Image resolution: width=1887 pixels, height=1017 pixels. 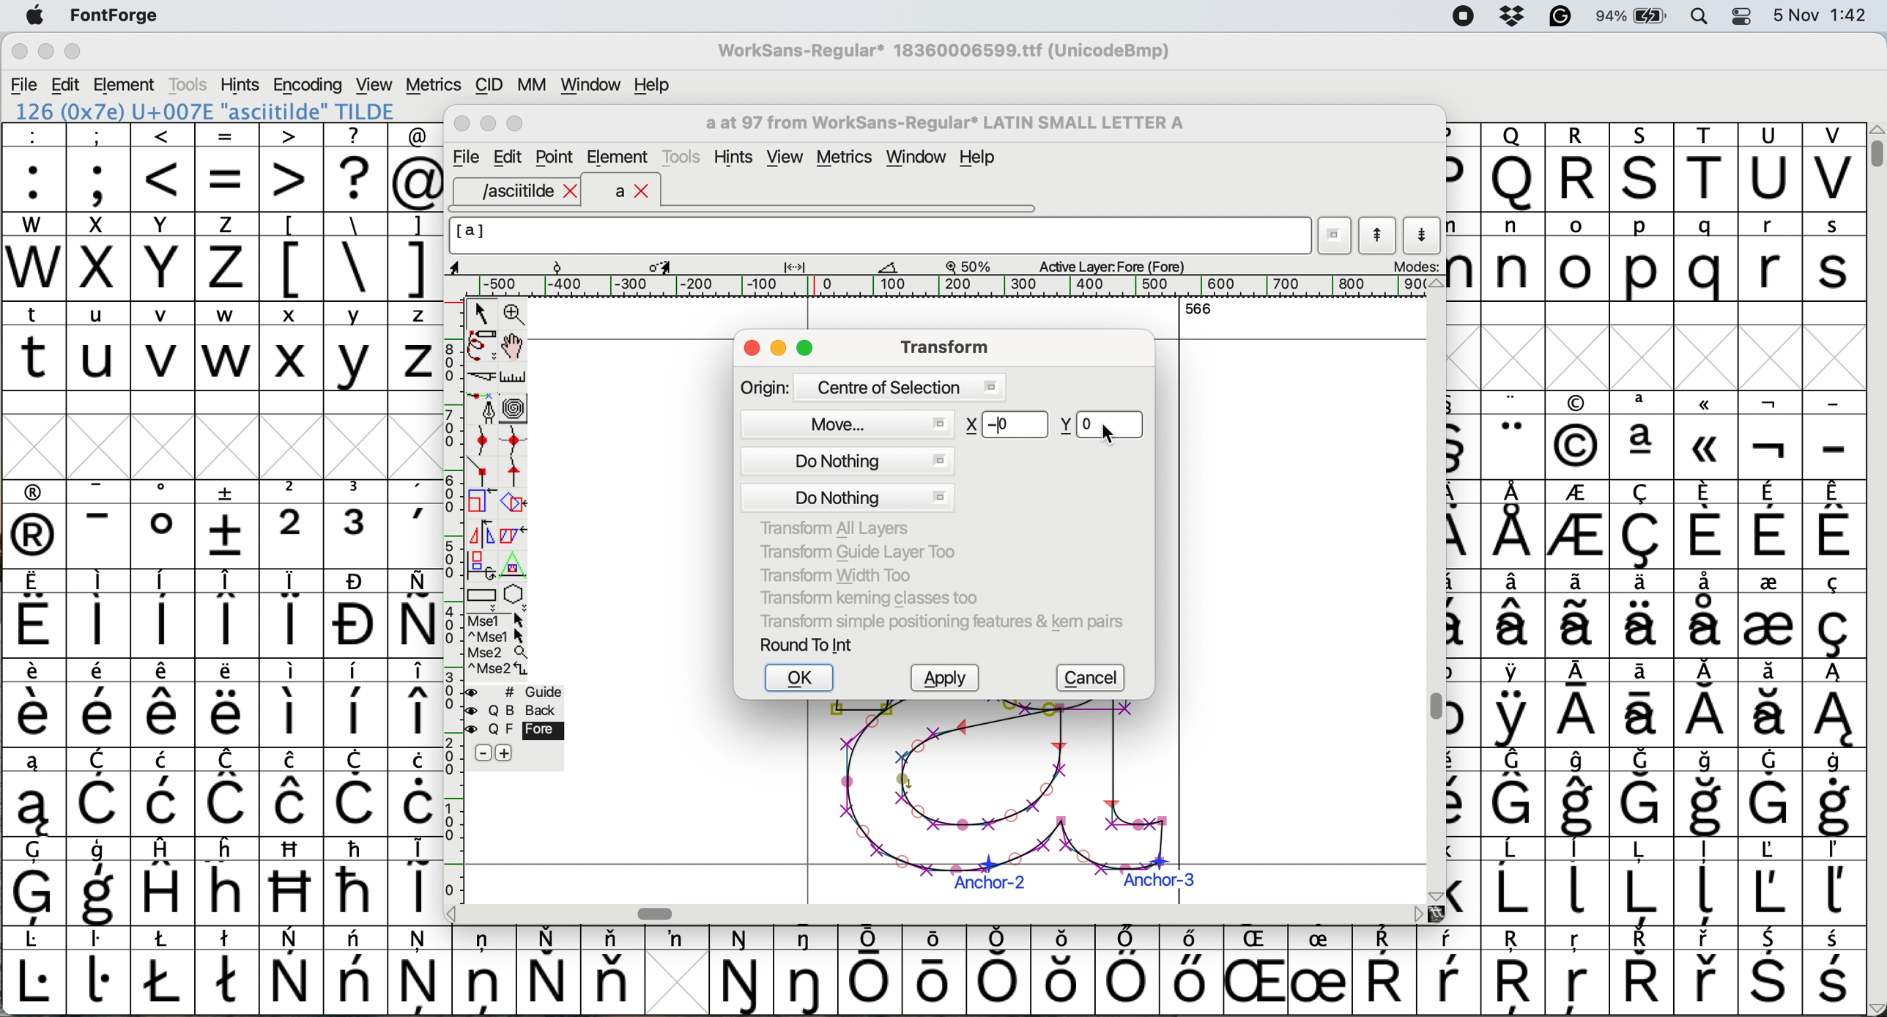 What do you see at coordinates (355, 166) in the screenshot?
I see `?` at bounding box center [355, 166].